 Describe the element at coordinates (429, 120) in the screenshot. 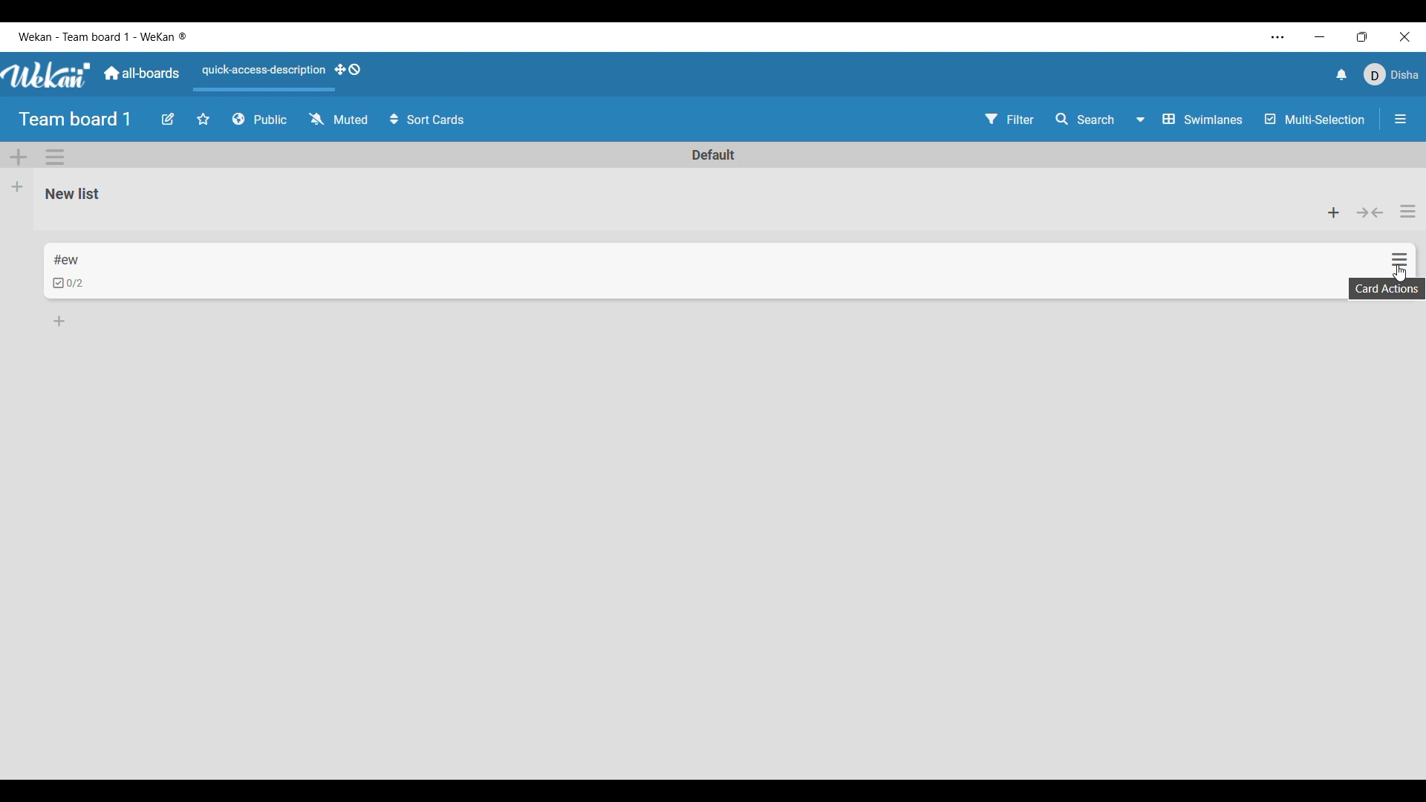

I see `Sort cards` at that location.